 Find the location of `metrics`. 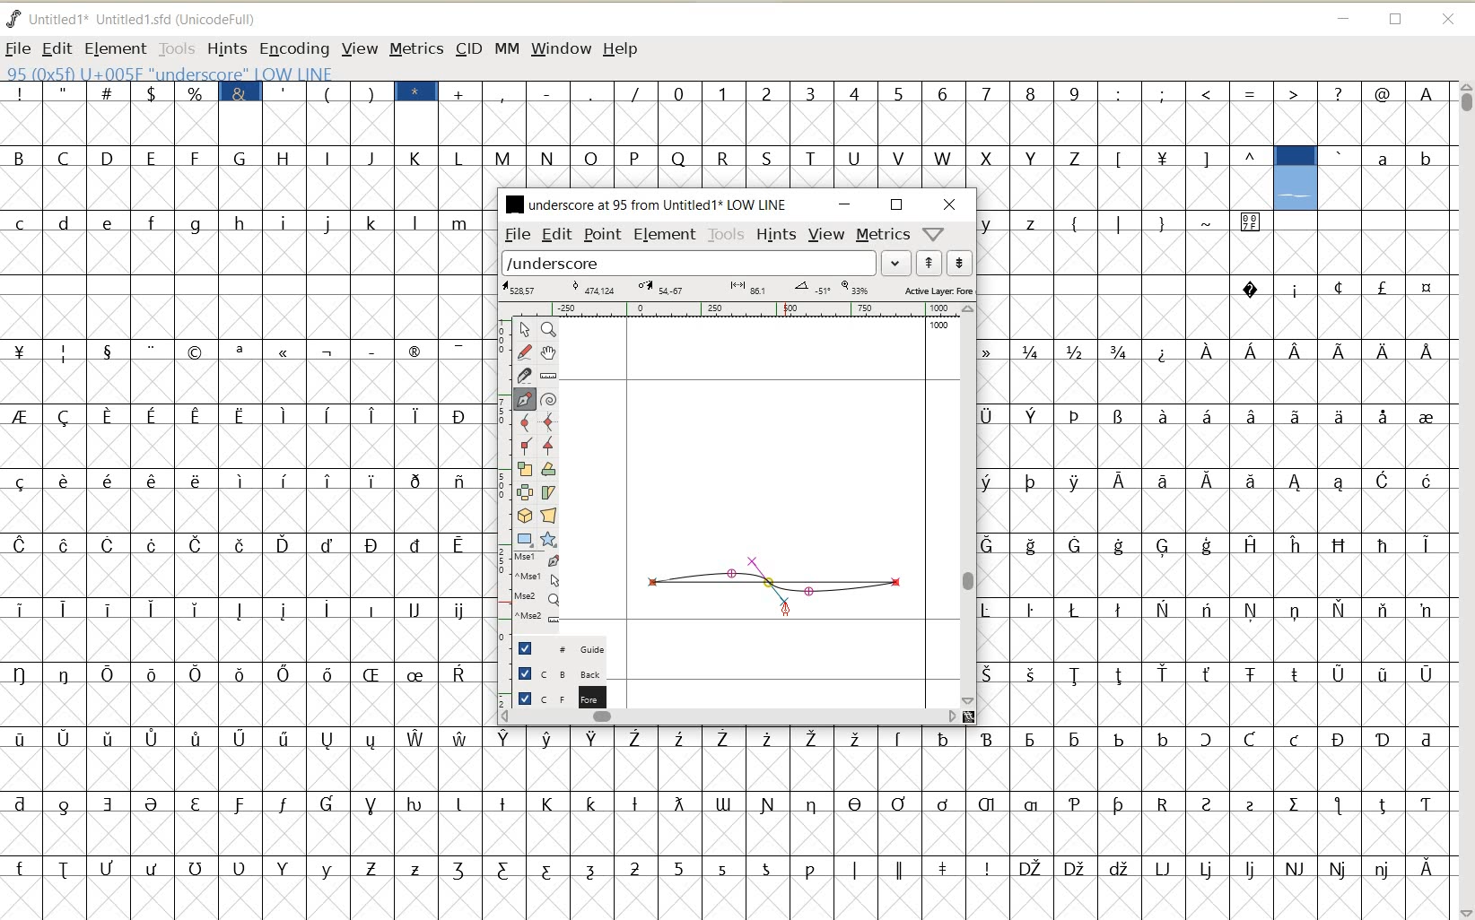

metrics is located at coordinates (882, 233).